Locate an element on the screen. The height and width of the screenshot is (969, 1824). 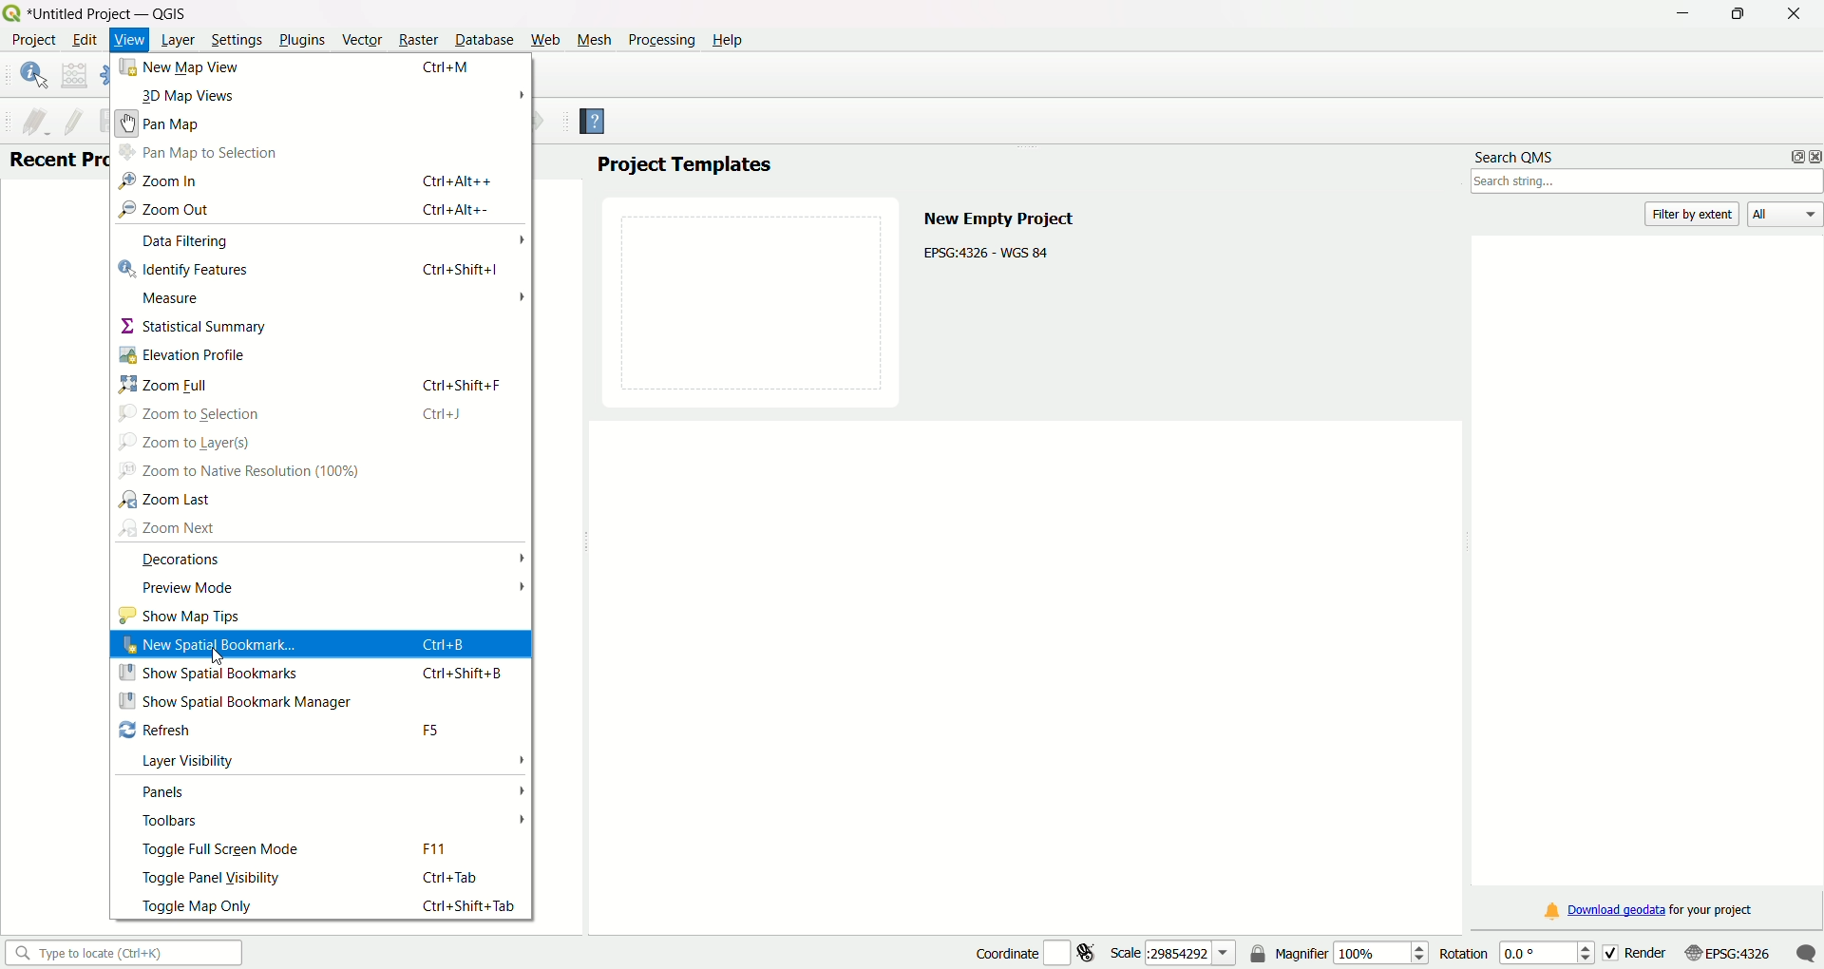
F5 is located at coordinates (434, 731).